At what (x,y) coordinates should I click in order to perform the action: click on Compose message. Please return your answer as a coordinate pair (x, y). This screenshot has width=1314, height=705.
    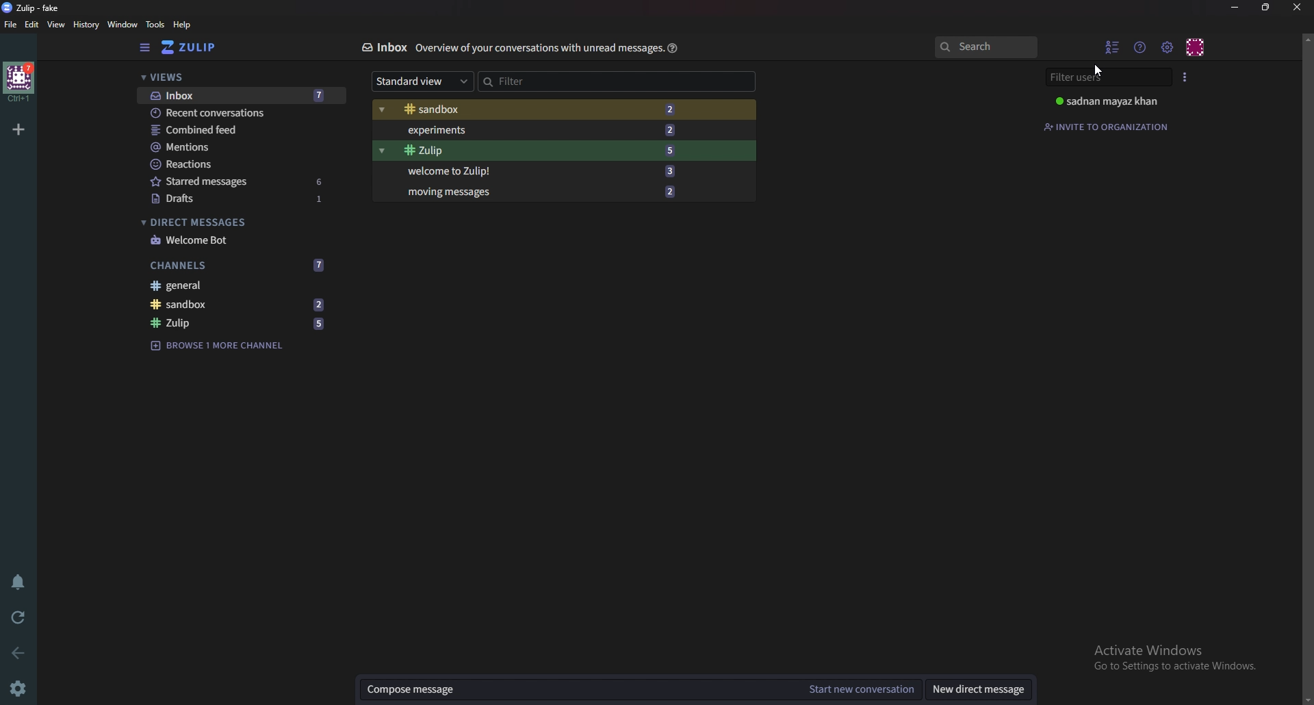
    Looking at the image, I should click on (580, 689).